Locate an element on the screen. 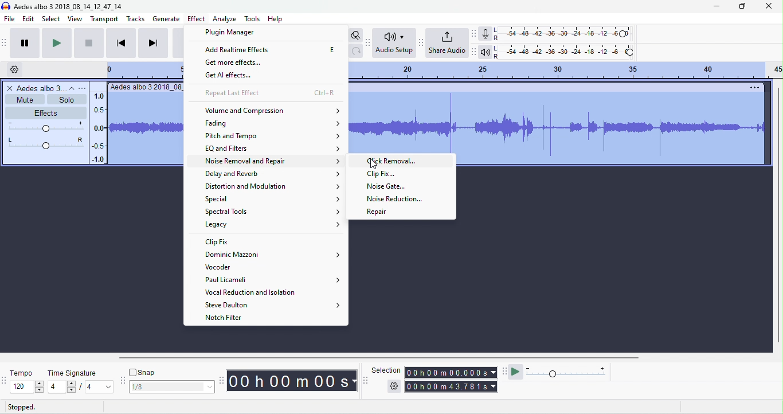  select is located at coordinates (52, 19).